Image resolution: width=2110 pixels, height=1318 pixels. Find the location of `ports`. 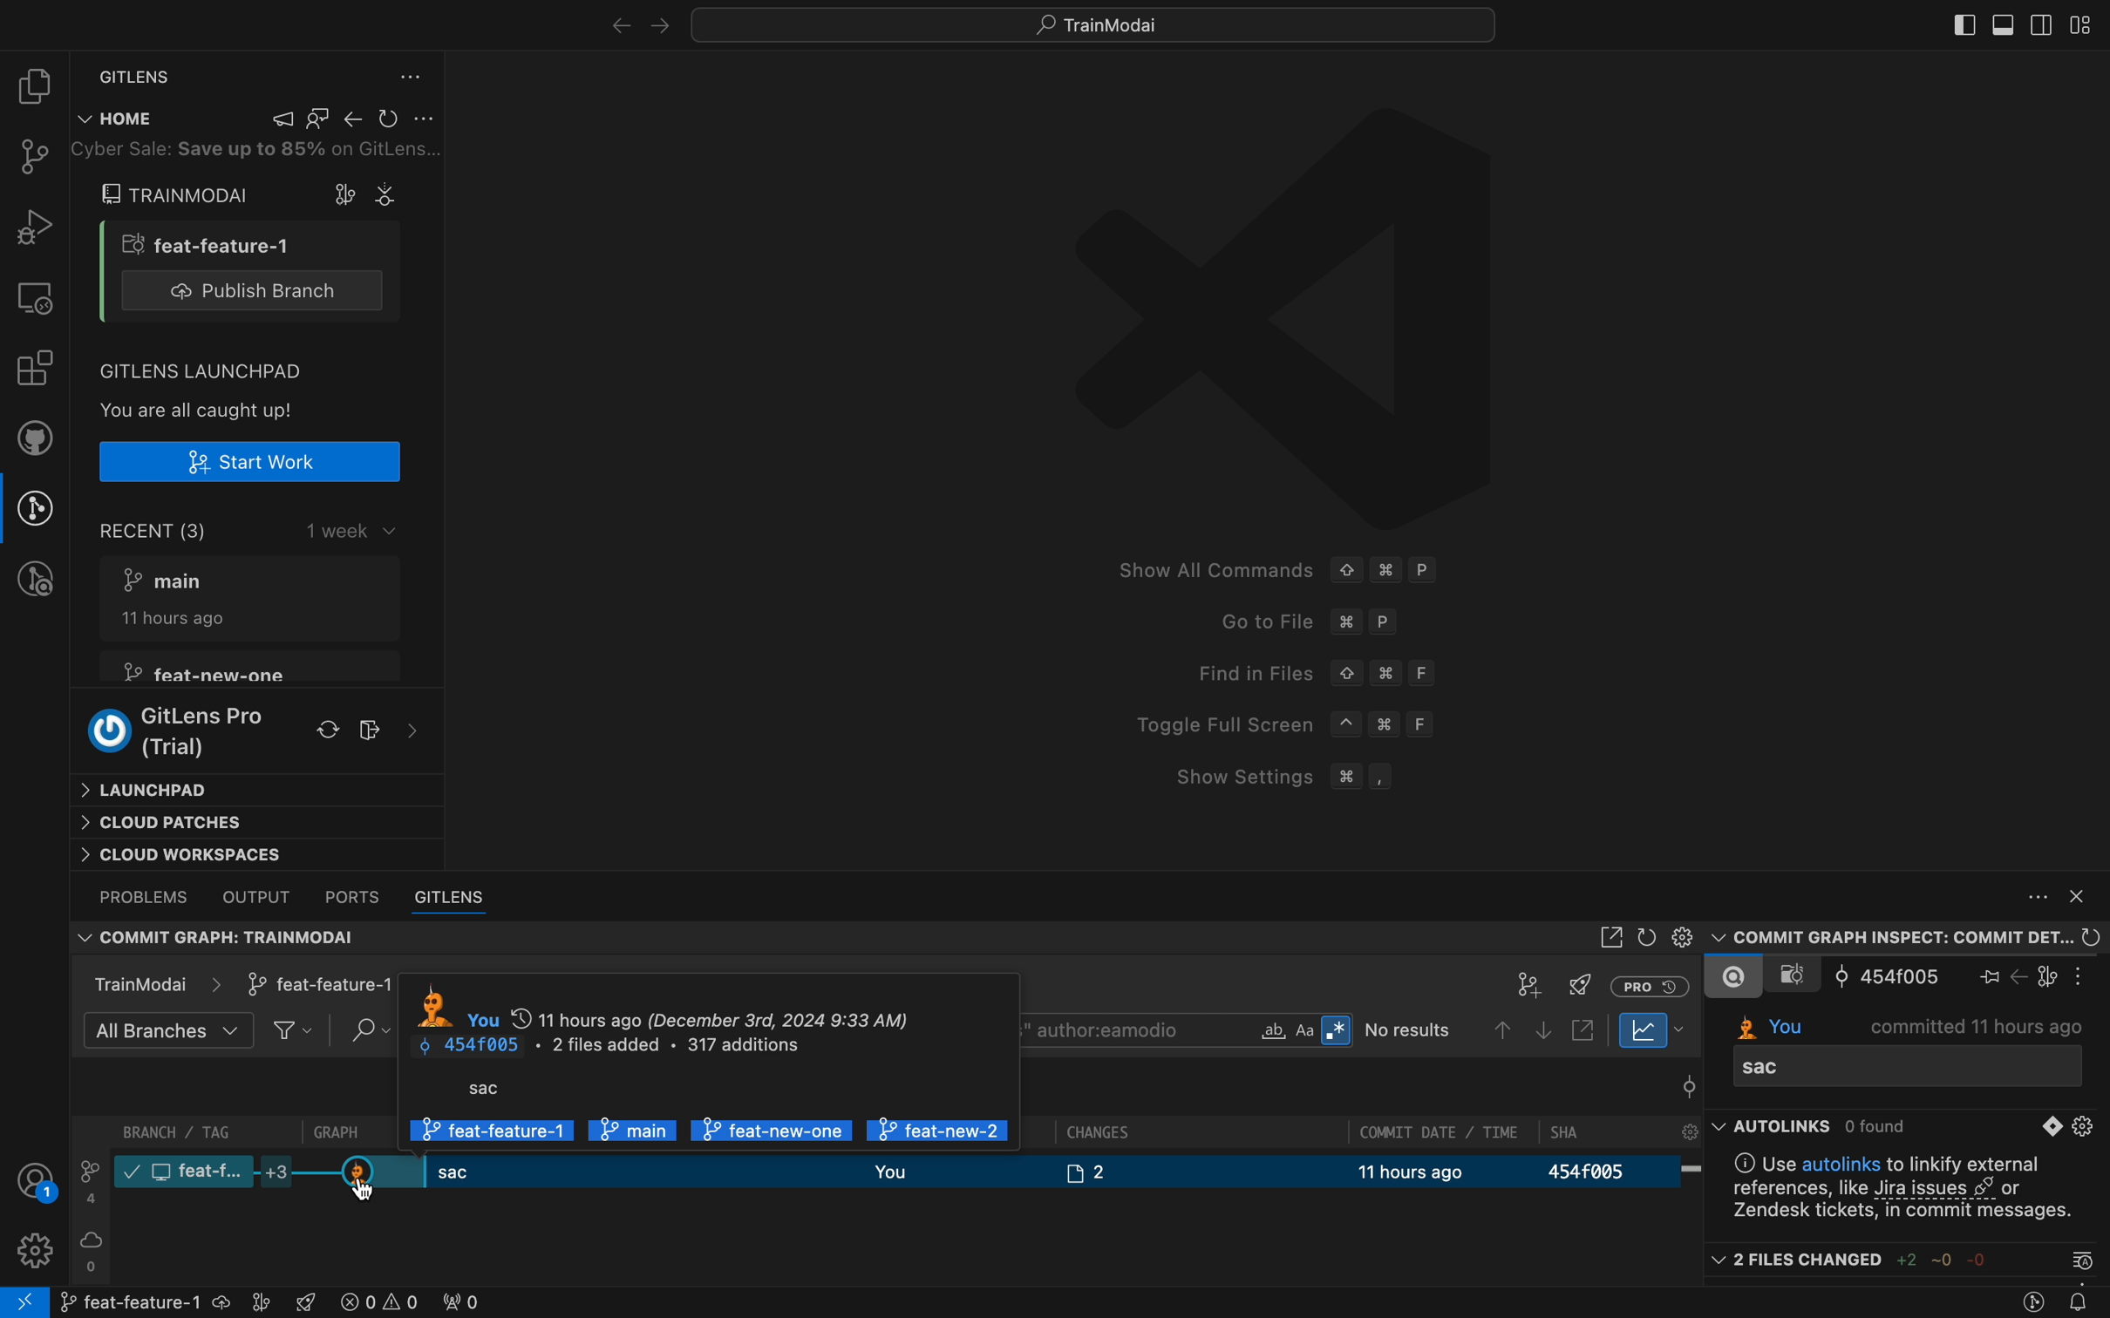

ports is located at coordinates (357, 897).